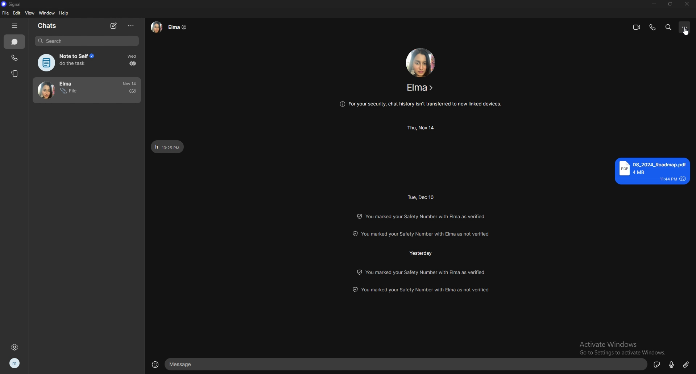  What do you see at coordinates (14, 346) in the screenshot?
I see `settings` at bounding box center [14, 346].